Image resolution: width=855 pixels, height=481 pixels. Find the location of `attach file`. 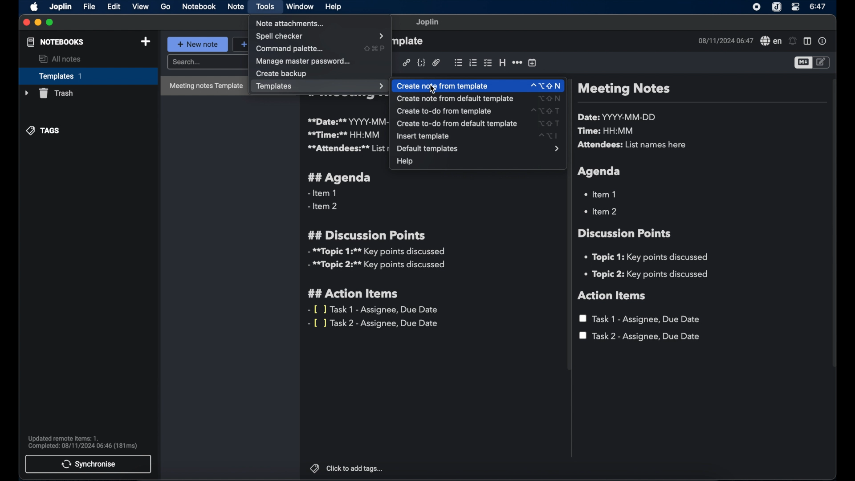

attach file is located at coordinates (436, 63).